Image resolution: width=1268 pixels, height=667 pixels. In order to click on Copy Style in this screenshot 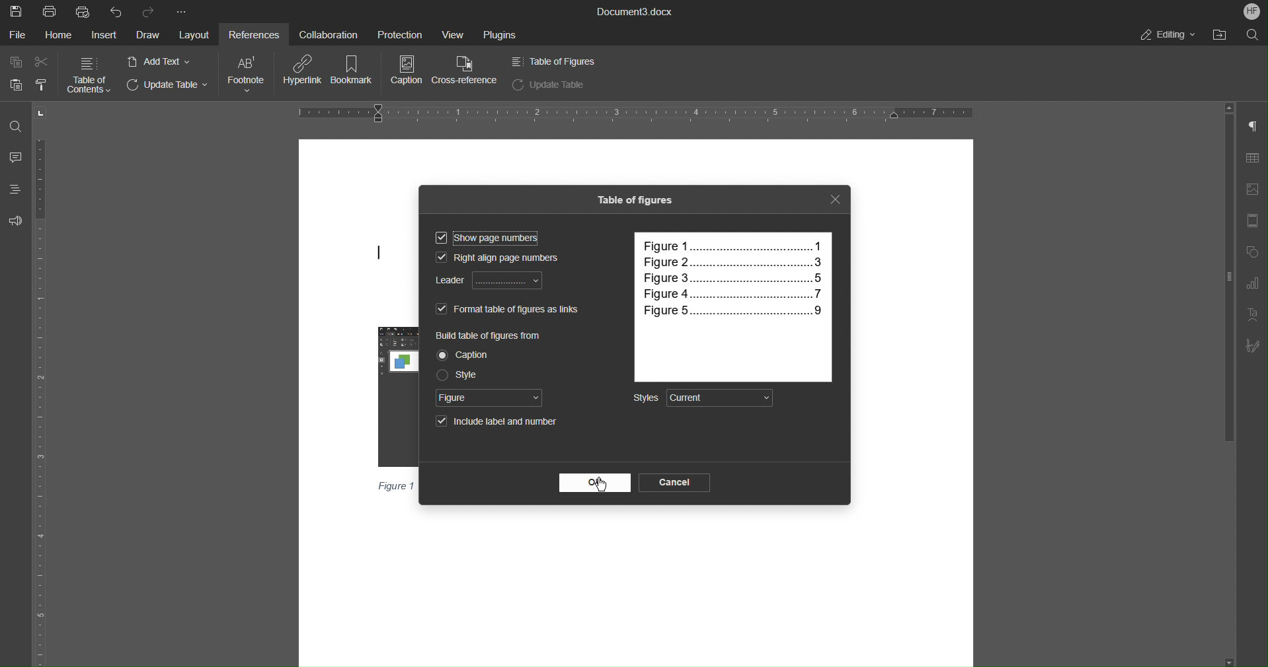, I will do `click(42, 85)`.